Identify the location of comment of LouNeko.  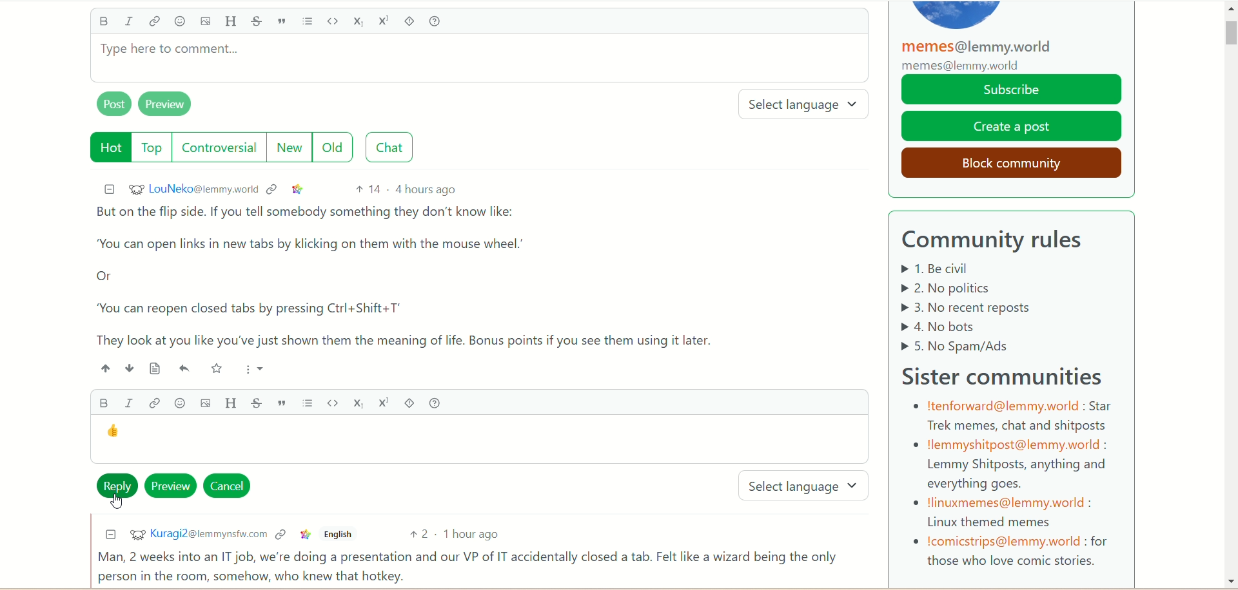
(417, 276).